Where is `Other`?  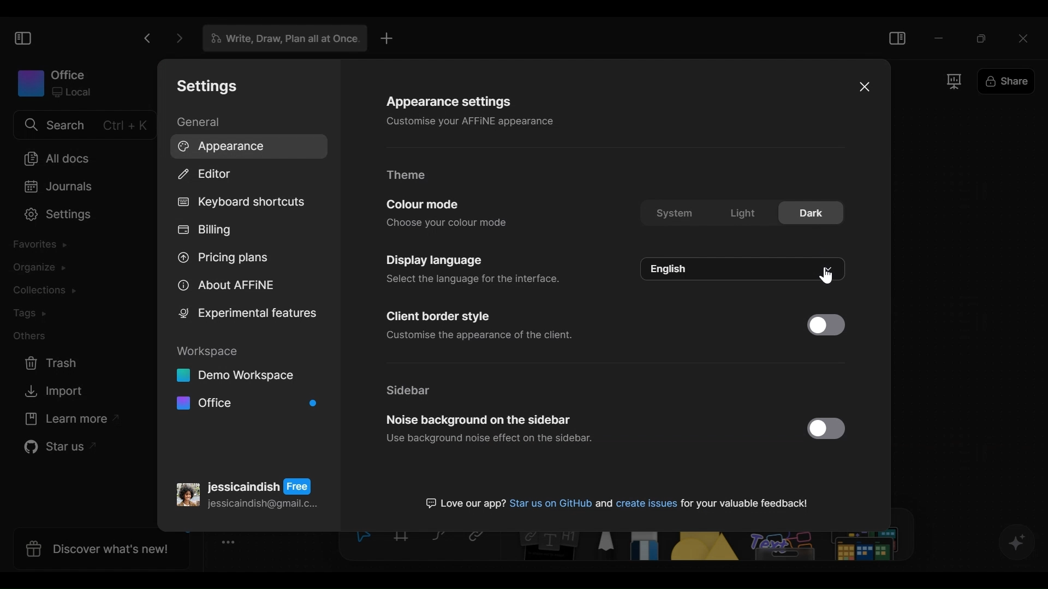 Other is located at coordinates (31, 336).